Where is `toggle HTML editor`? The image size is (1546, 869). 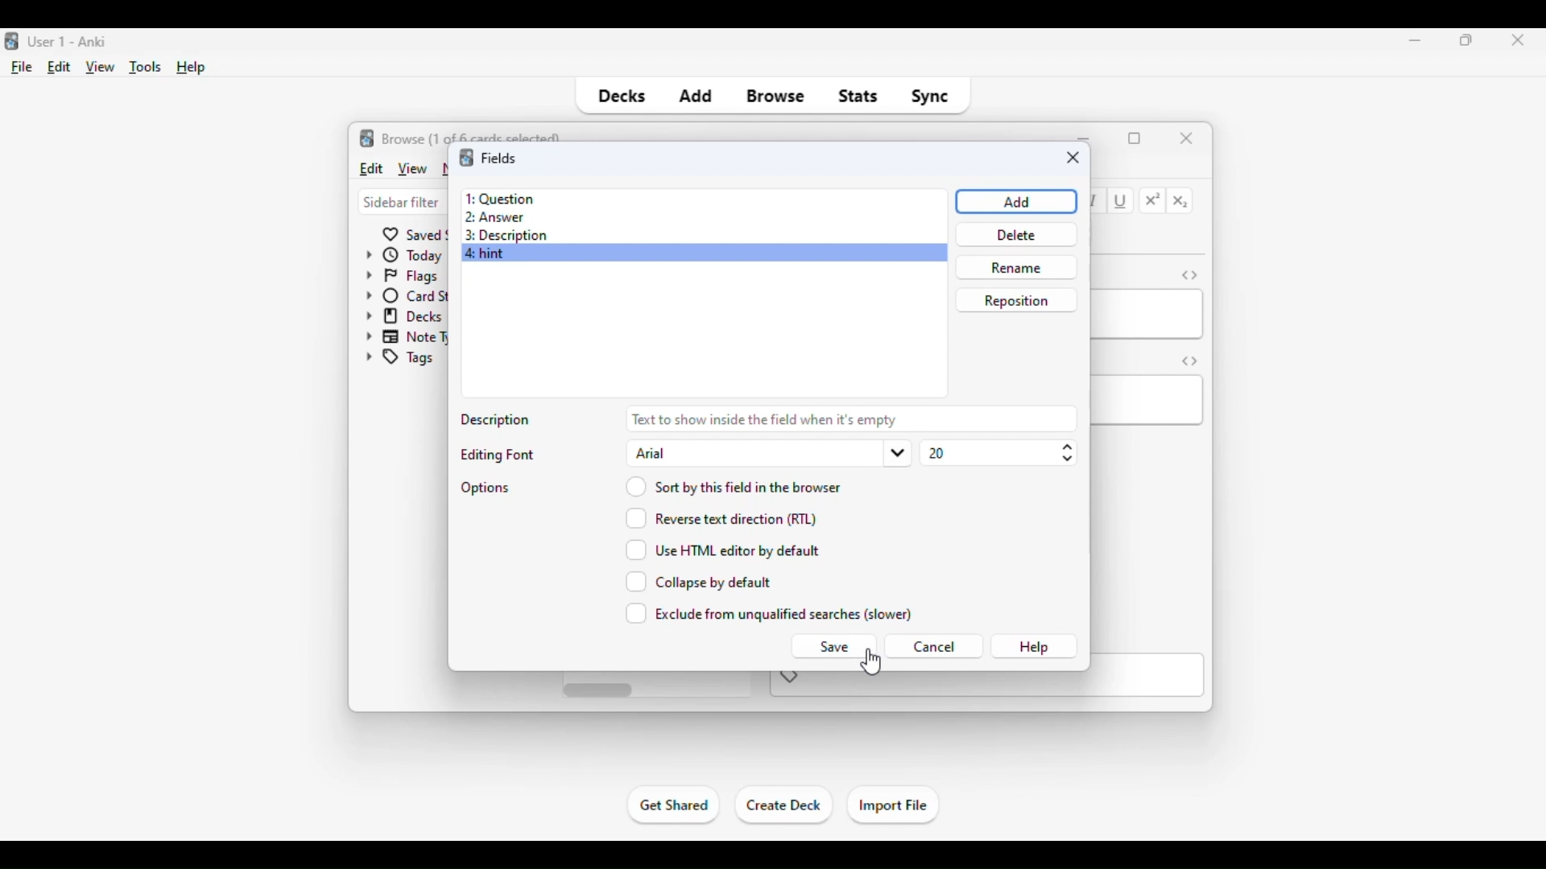 toggle HTML editor is located at coordinates (1190, 360).